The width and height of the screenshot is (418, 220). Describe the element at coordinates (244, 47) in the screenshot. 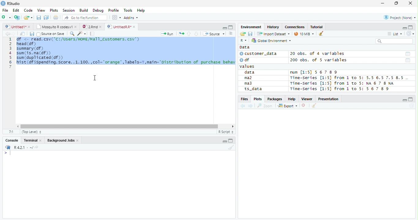

I see `Data` at that location.